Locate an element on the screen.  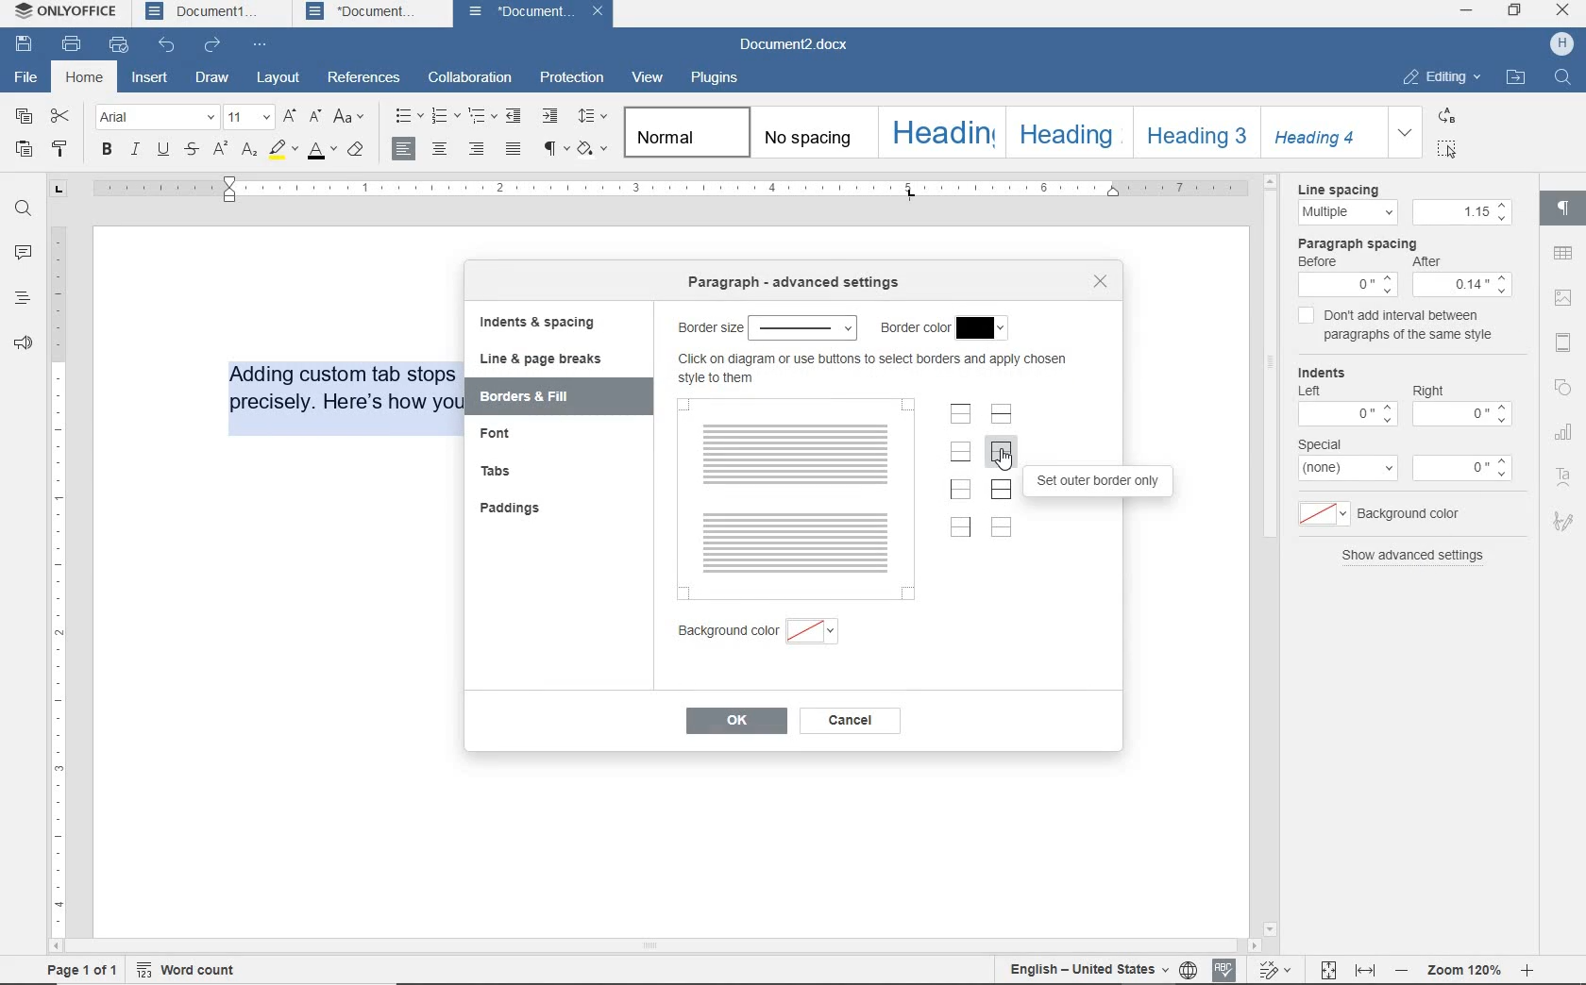
cursor is located at coordinates (1454, 154).